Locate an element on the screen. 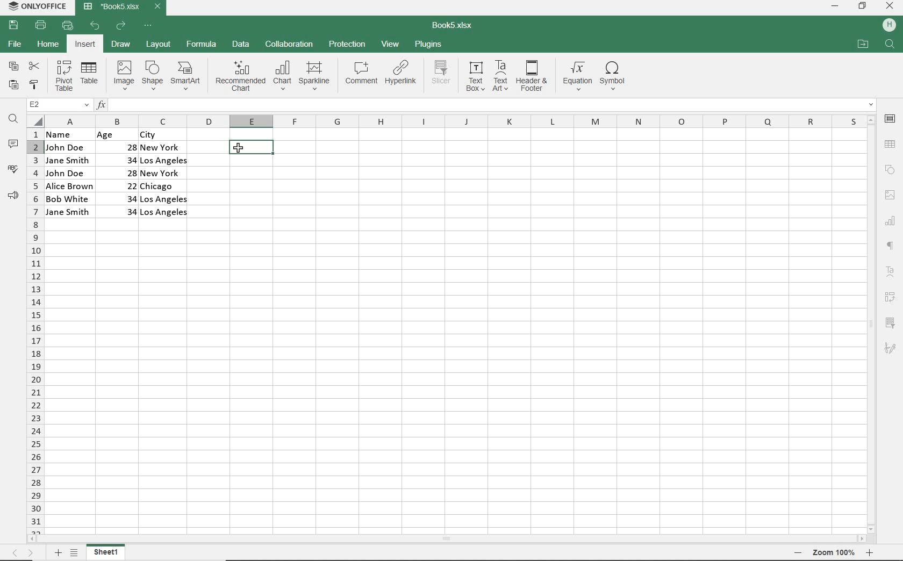  FORMULA is located at coordinates (200, 44).